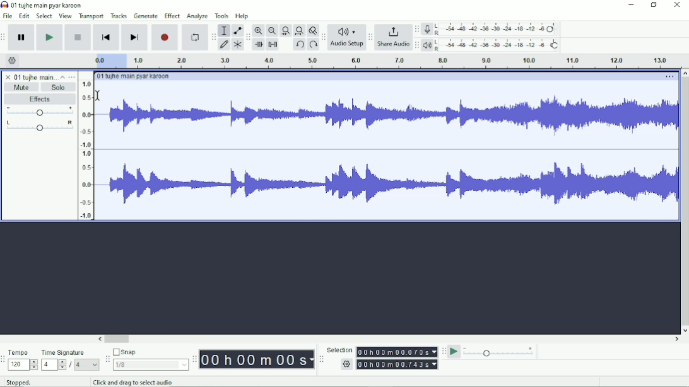 The image size is (689, 387). I want to click on Audacity tools toolbar, so click(213, 35).